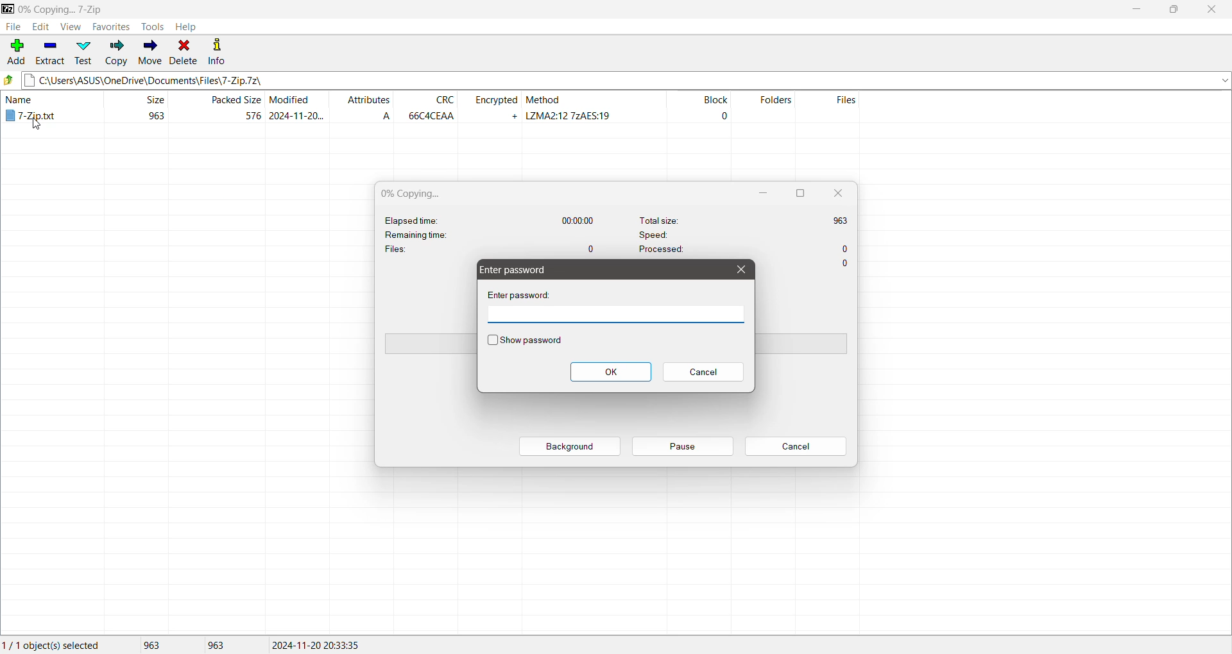 The width and height of the screenshot is (1232, 654). What do you see at coordinates (744, 219) in the screenshot?
I see `Total size` at bounding box center [744, 219].